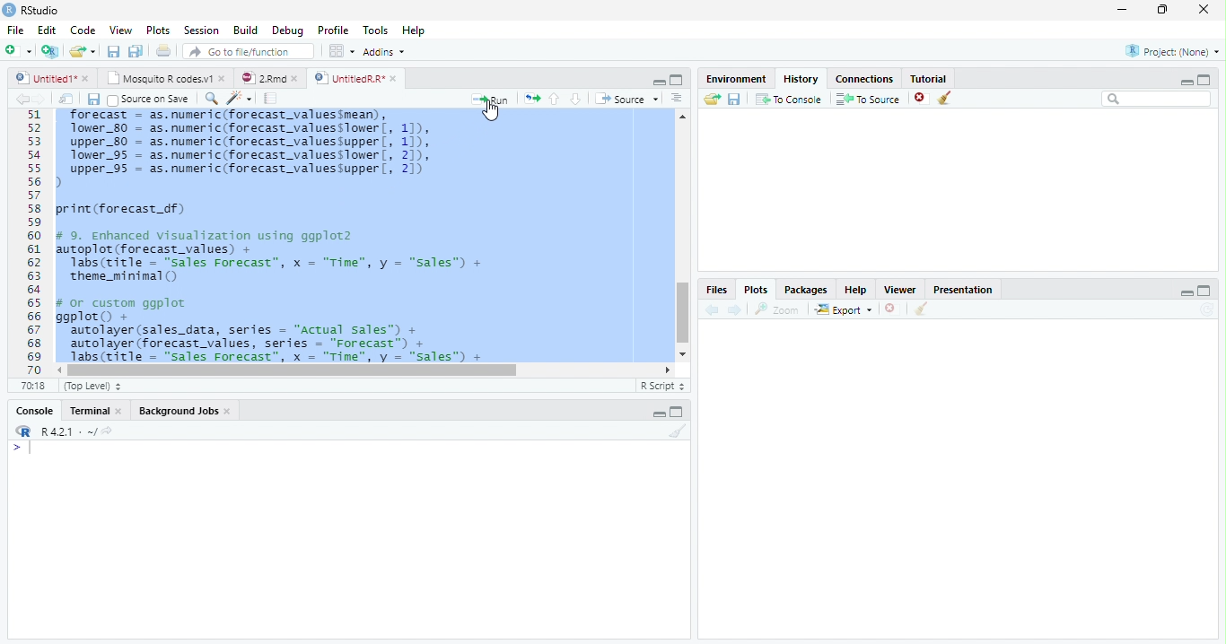  I want to click on R, so click(23, 431).